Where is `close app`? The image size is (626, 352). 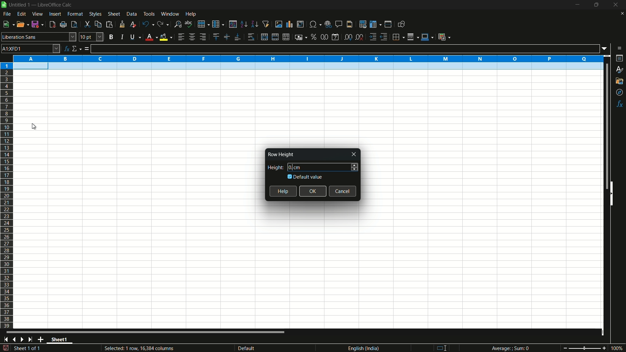 close app is located at coordinates (614, 5).